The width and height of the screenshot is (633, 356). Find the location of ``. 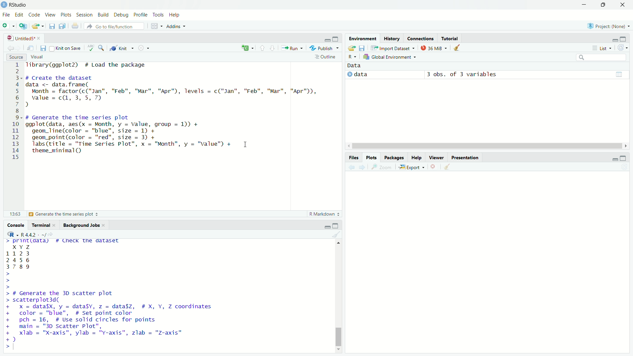

 is located at coordinates (13, 214).